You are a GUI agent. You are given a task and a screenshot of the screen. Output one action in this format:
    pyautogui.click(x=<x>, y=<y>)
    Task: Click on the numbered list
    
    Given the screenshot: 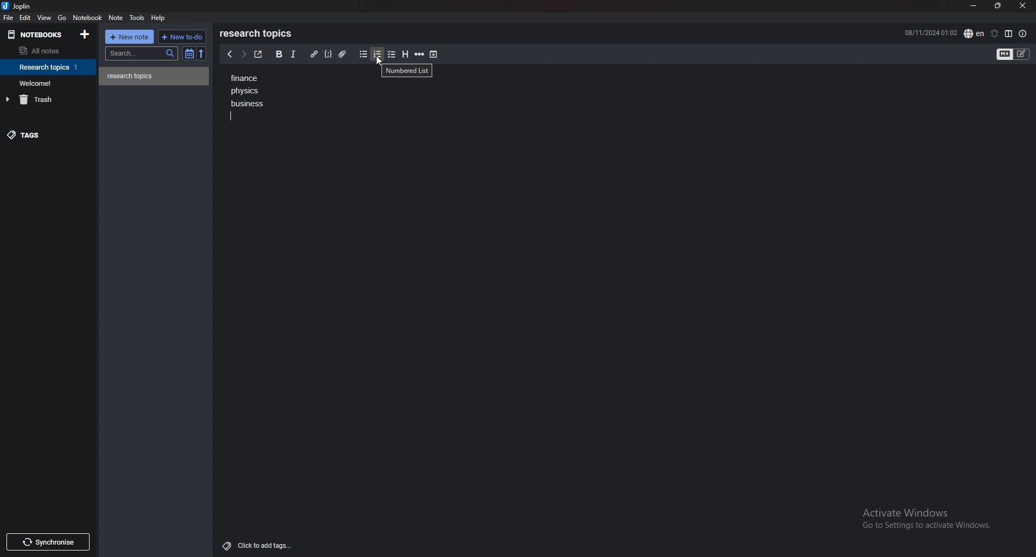 What is the action you would take?
    pyautogui.click(x=378, y=55)
    